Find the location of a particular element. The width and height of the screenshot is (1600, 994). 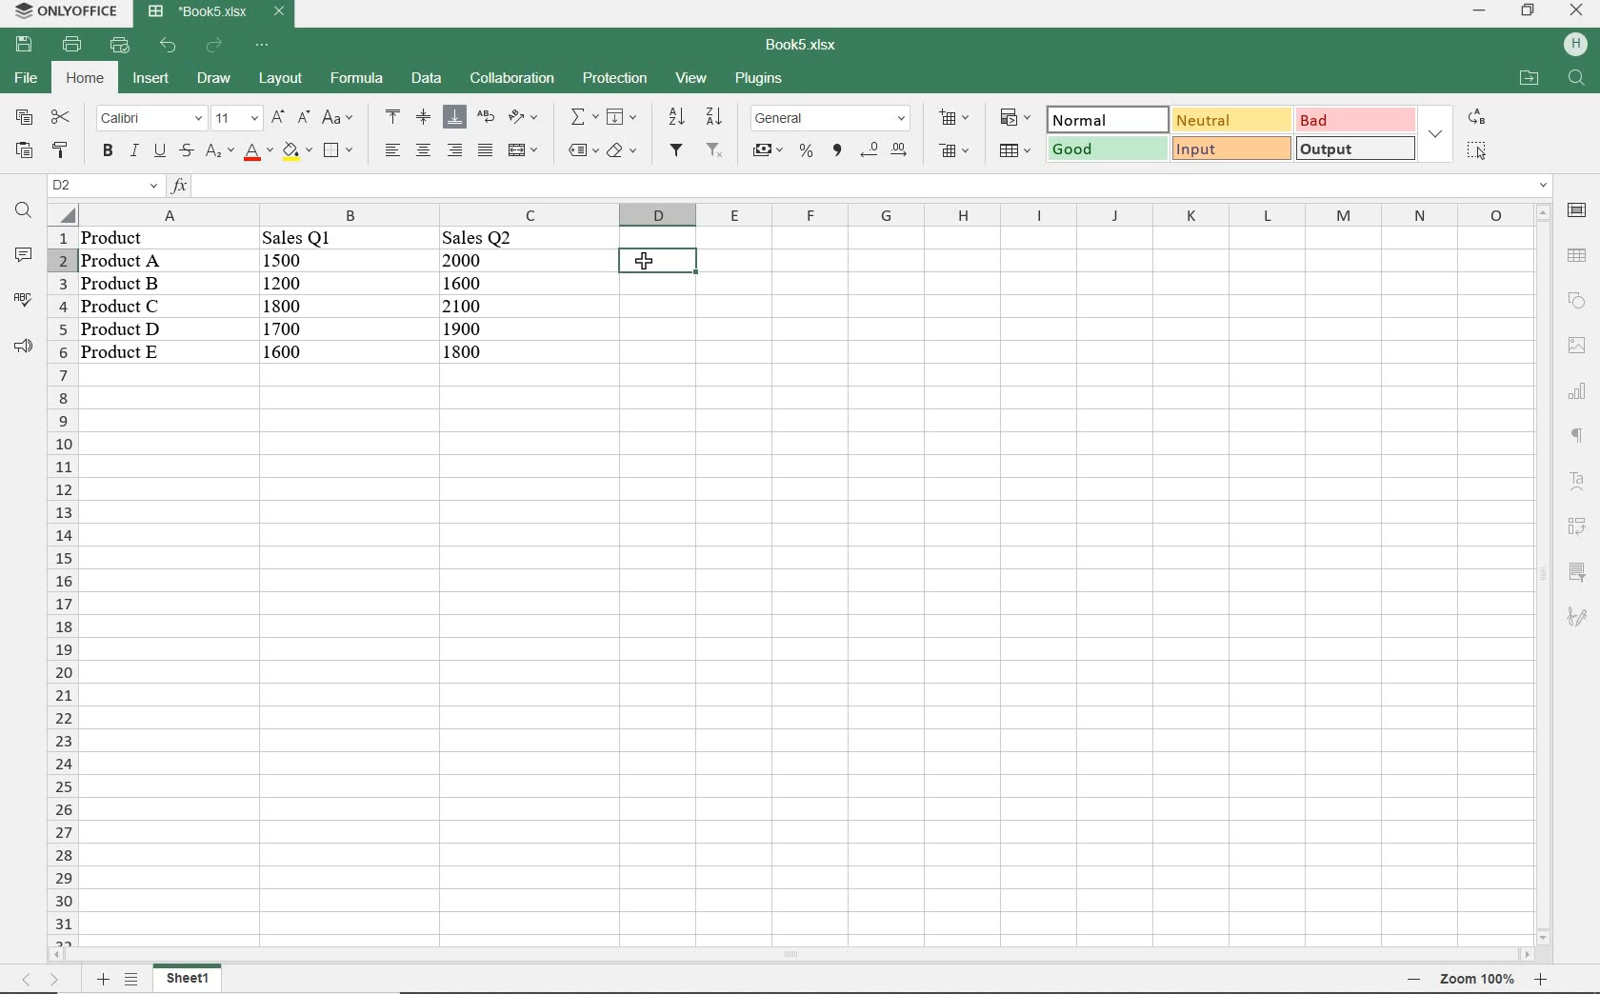

table is located at coordinates (1578, 254).